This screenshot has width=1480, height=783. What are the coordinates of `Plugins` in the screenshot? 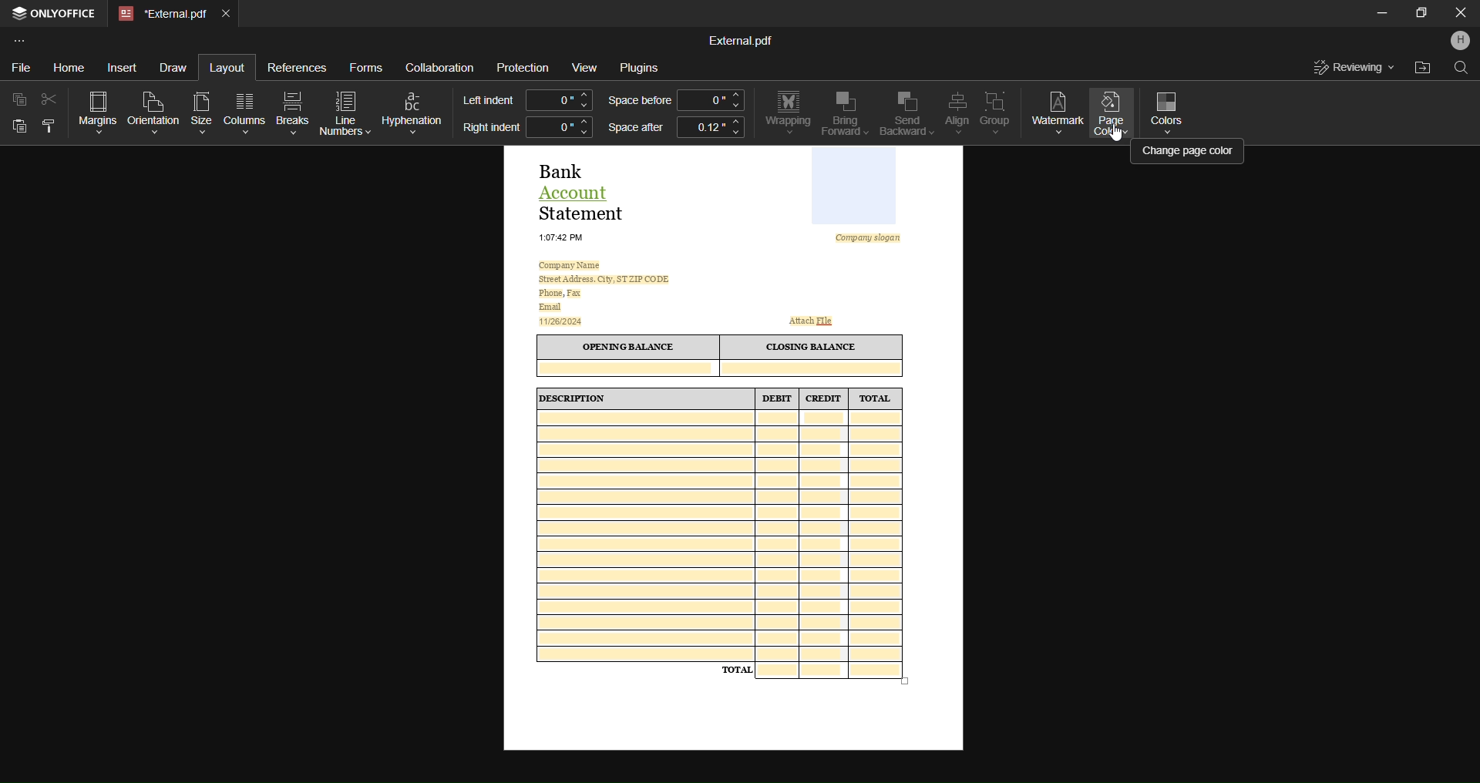 It's located at (645, 69).